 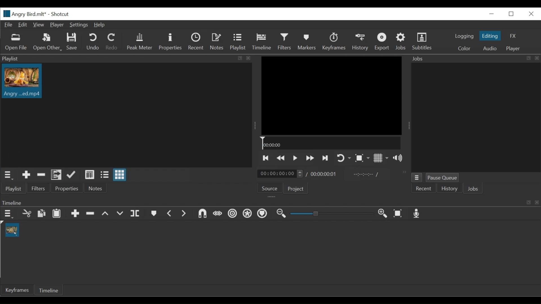 What do you see at coordinates (399, 214) in the screenshot?
I see `Zoom timeline to fit` at bounding box center [399, 214].